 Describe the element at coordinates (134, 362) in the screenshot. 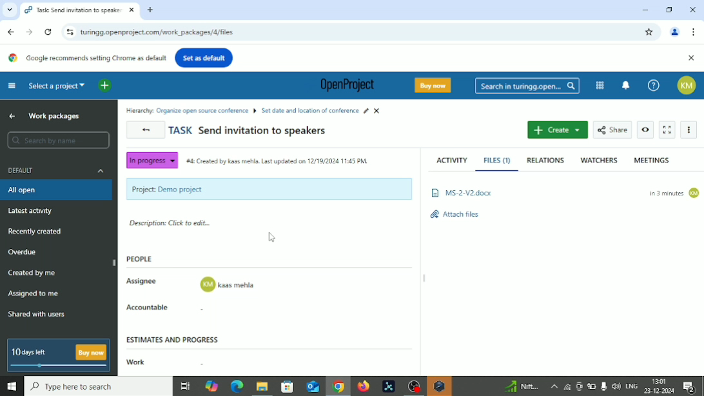

I see `Work` at that location.